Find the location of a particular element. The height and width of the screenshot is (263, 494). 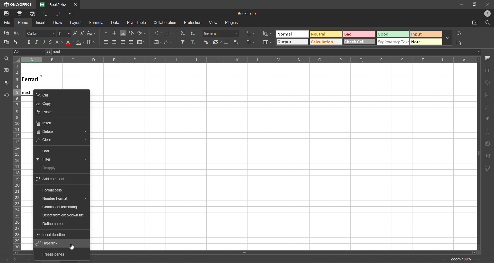

data is located at coordinates (117, 23).